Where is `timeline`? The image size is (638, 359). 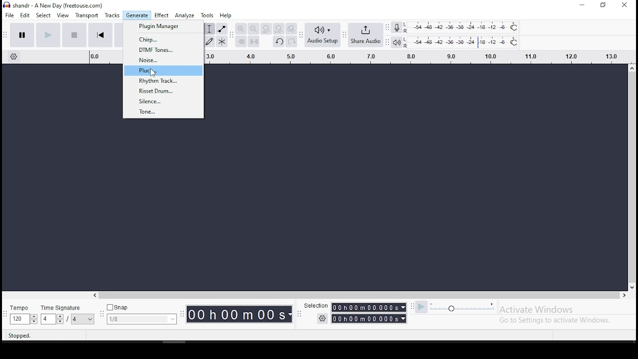 timeline is located at coordinates (414, 56).